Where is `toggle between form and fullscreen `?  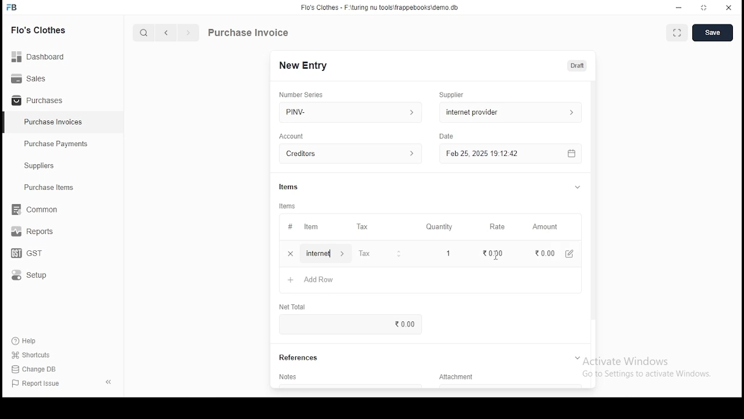 toggle between form and fullscreen  is located at coordinates (678, 34).